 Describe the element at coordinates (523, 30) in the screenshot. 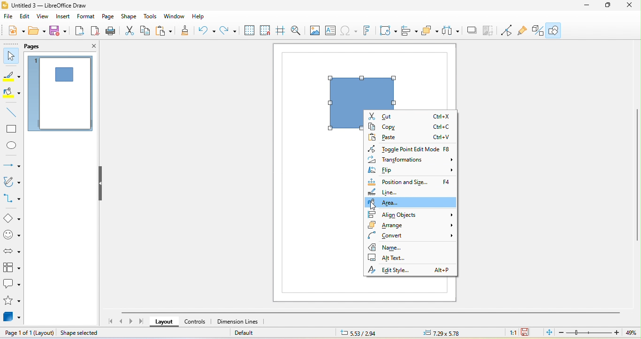

I see `gluepoint function` at that location.